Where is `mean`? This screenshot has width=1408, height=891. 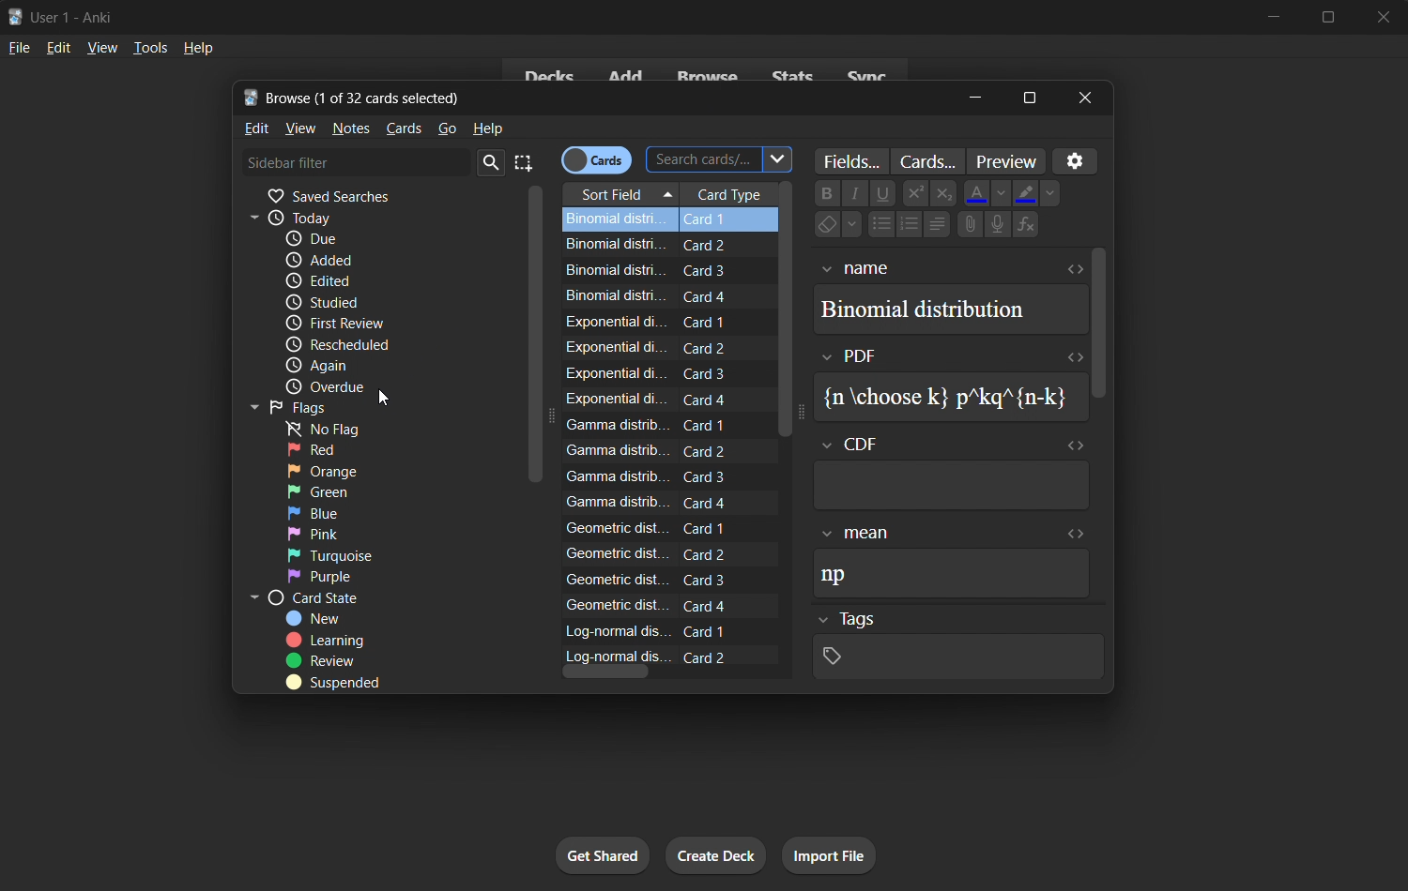 mean is located at coordinates (889, 532).